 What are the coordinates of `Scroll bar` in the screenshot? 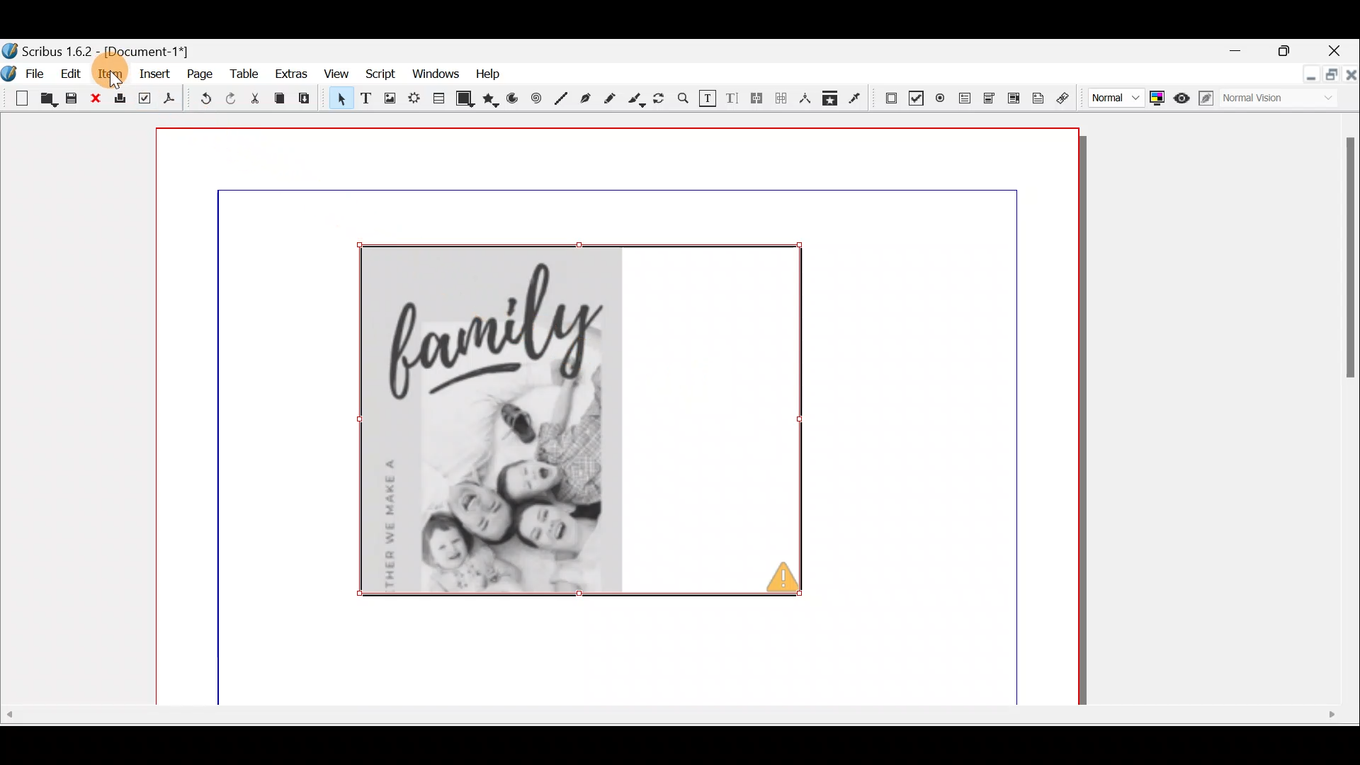 It's located at (671, 730).